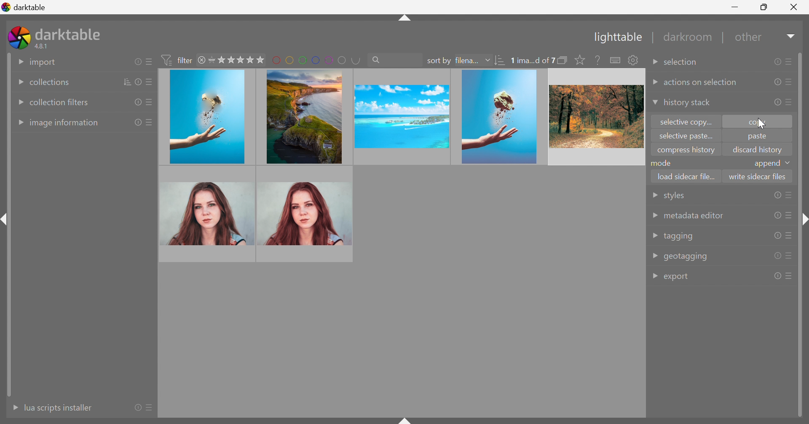 The width and height of the screenshot is (809, 424). Describe the element at coordinates (673, 197) in the screenshot. I see `styles` at that location.